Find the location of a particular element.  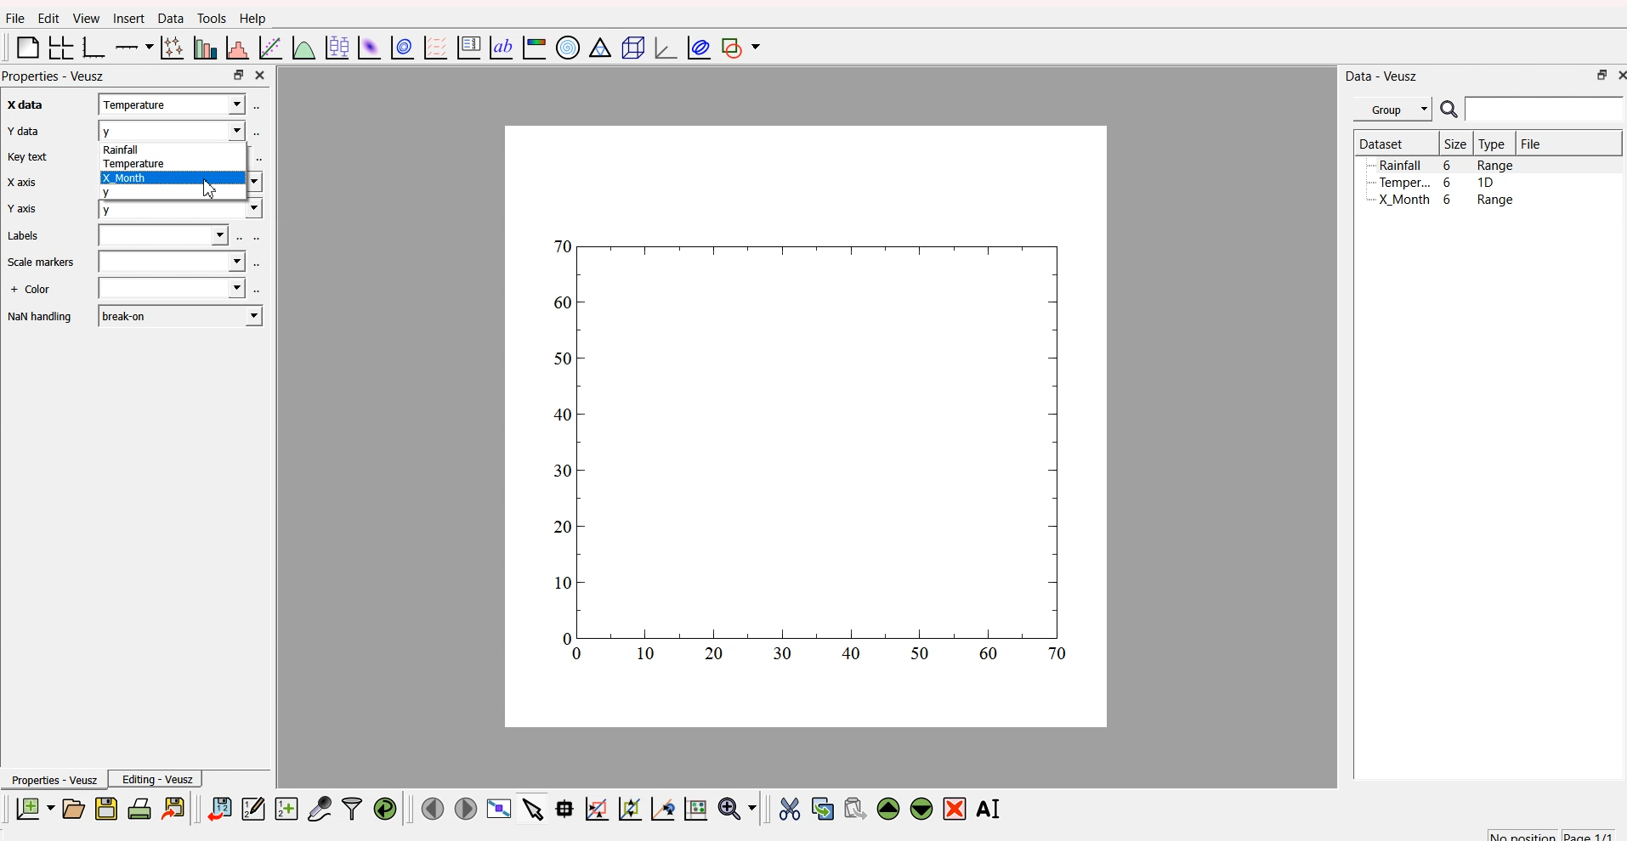

text label is located at coordinates (499, 48).